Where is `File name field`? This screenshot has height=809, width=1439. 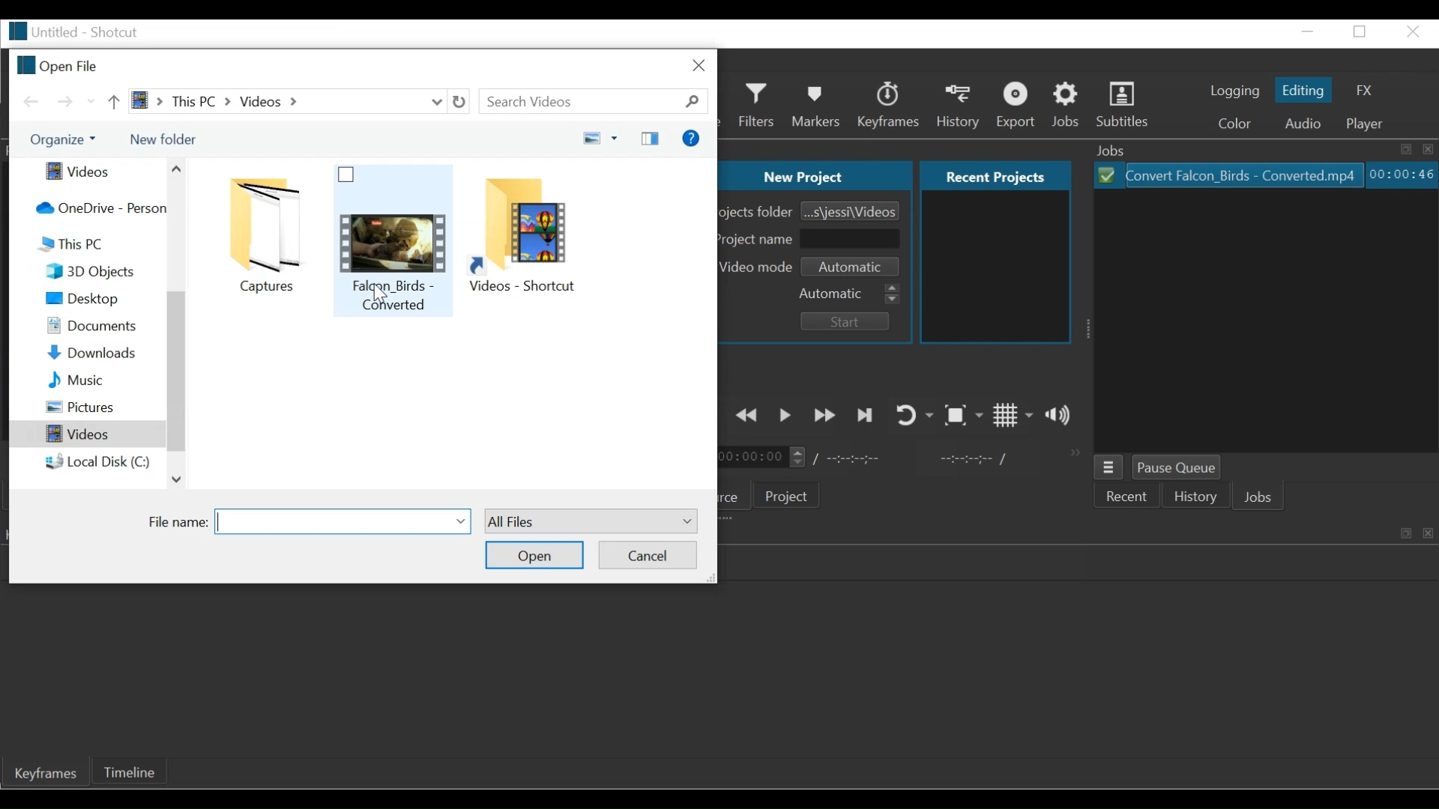 File name field is located at coordinates (343, 520).